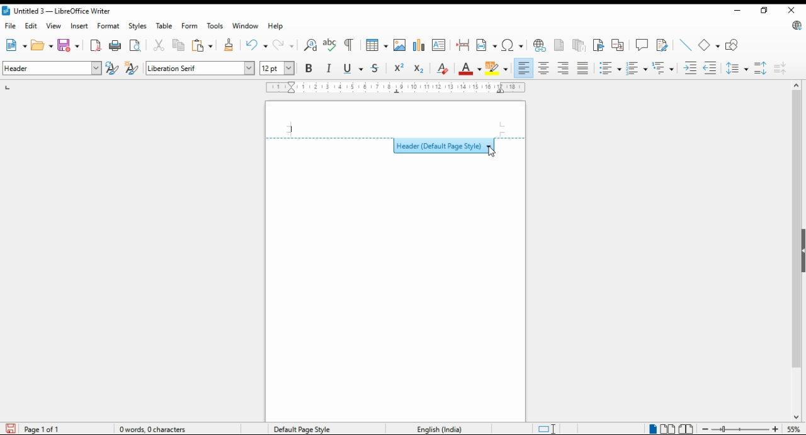 The height and width of the screenshot is (435, 806). Describe the element at coordinates (599, 45) in the screenshot. I see `insert bookmark` at that location.